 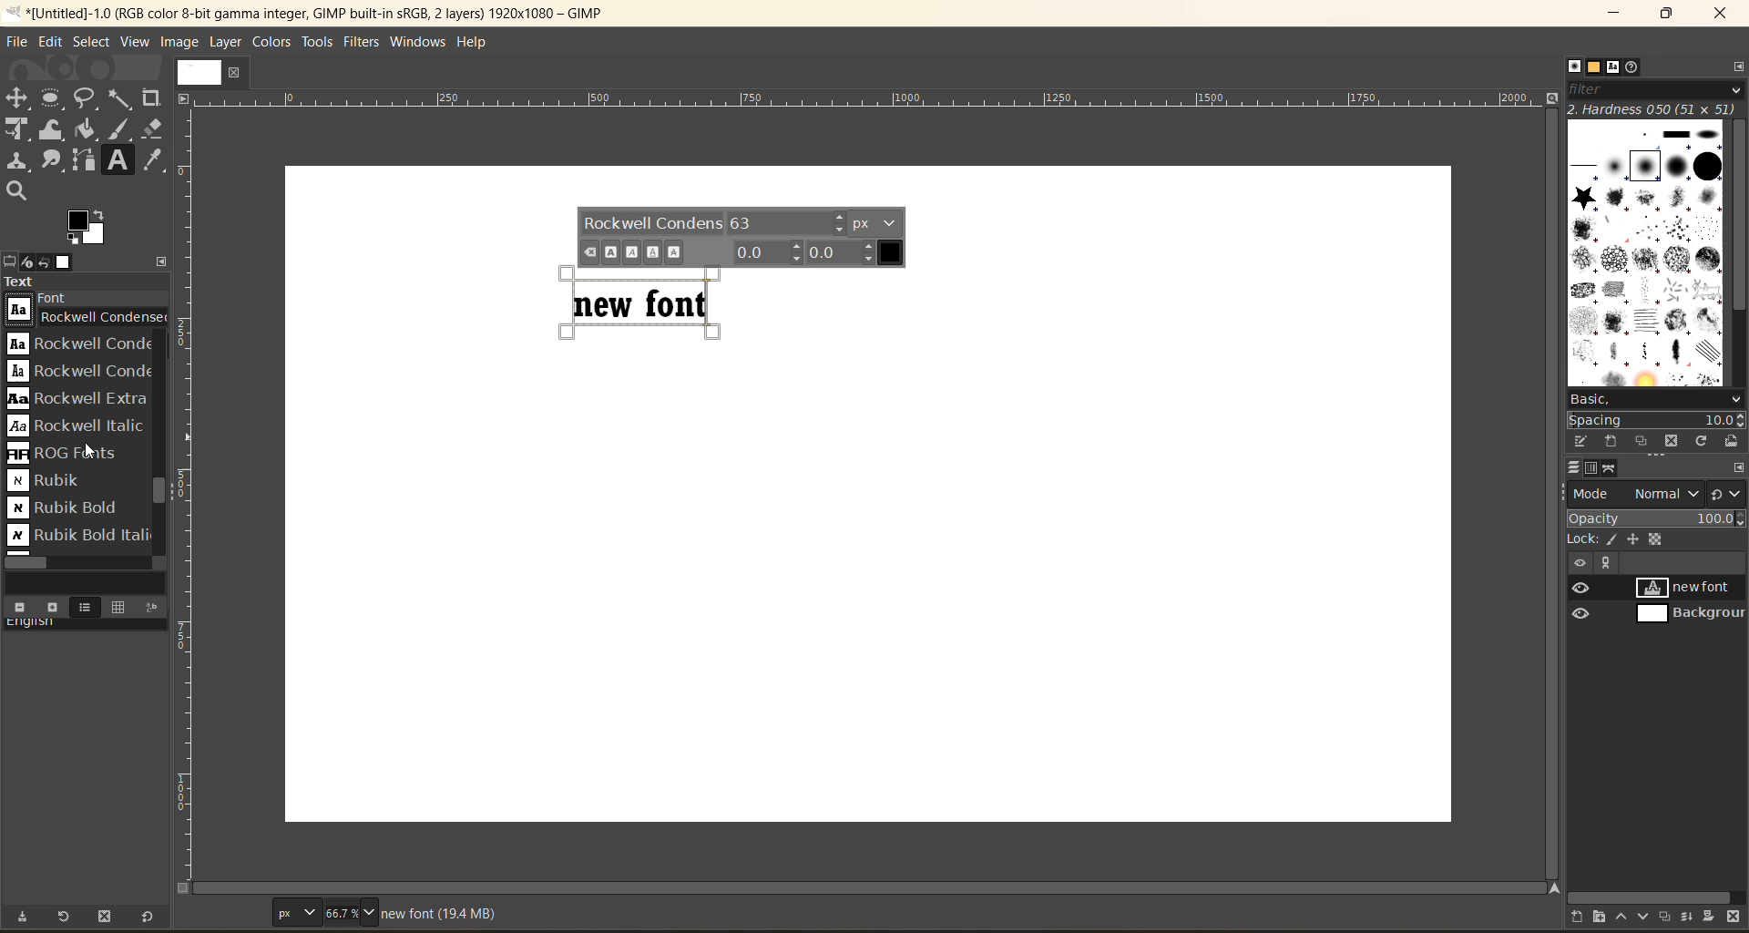 I want to click on undo history, so click(x=44, y=263).